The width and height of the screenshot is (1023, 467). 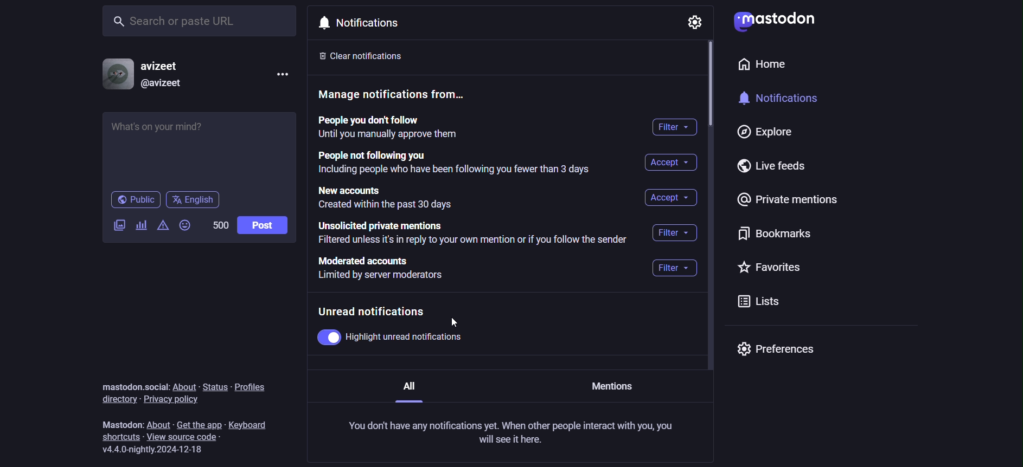 I want to click on mastodon, so click(x=785, y=21).